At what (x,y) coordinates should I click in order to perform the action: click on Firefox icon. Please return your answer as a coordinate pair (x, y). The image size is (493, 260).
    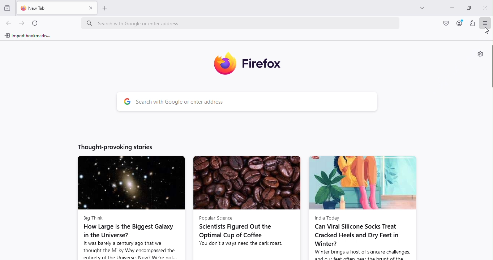
    Looking at the image, I should click on (252, 65).